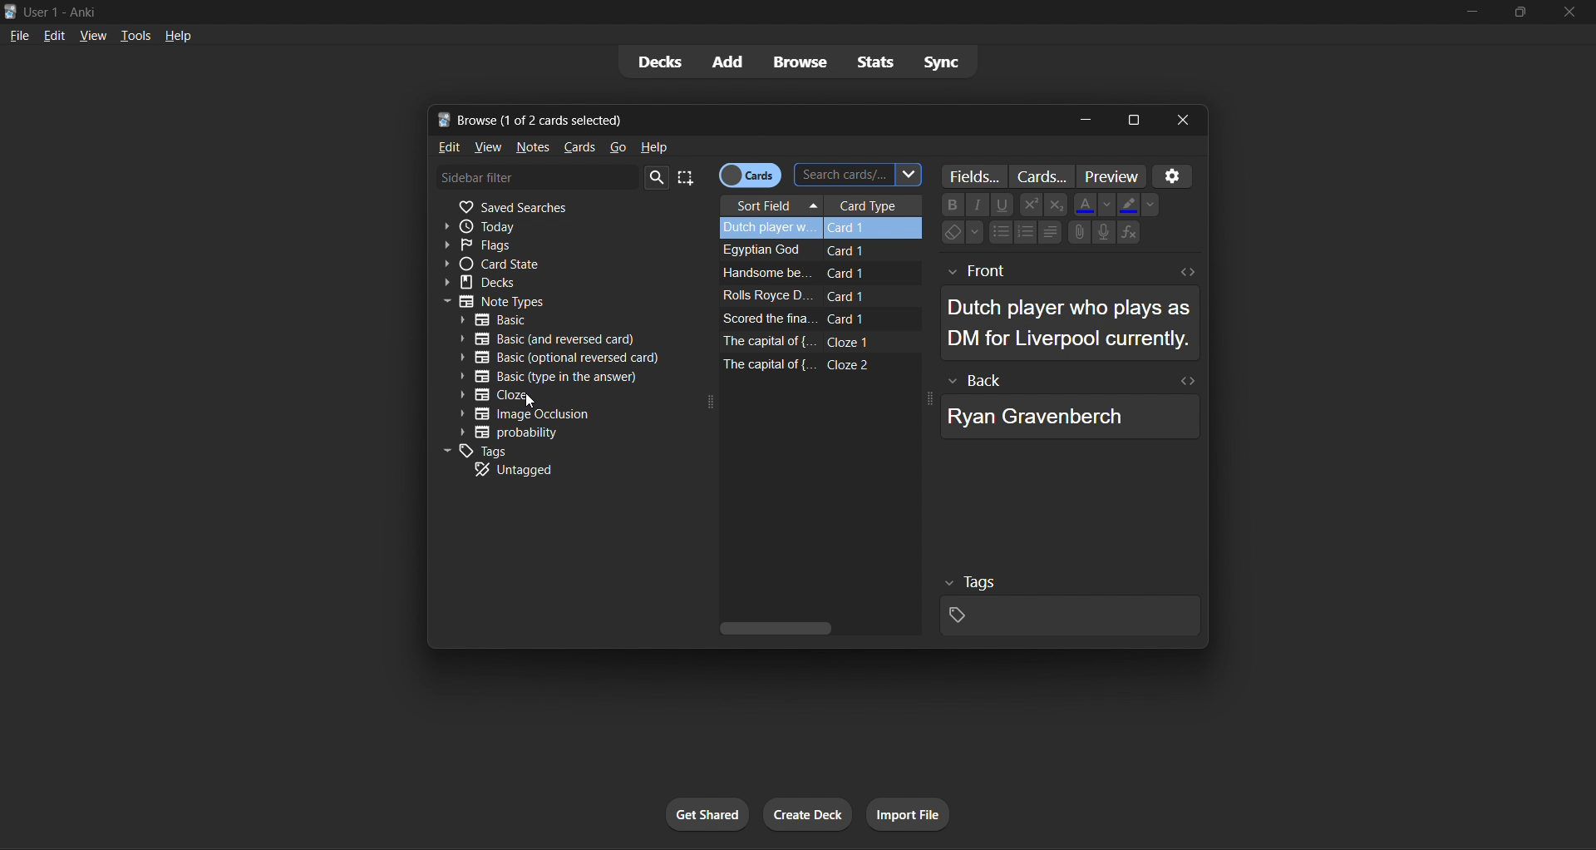  What do you see at coordinates (549, 378) in the screenshot?
I see `basic (type in the answer)` at bounding box center [549, 378].